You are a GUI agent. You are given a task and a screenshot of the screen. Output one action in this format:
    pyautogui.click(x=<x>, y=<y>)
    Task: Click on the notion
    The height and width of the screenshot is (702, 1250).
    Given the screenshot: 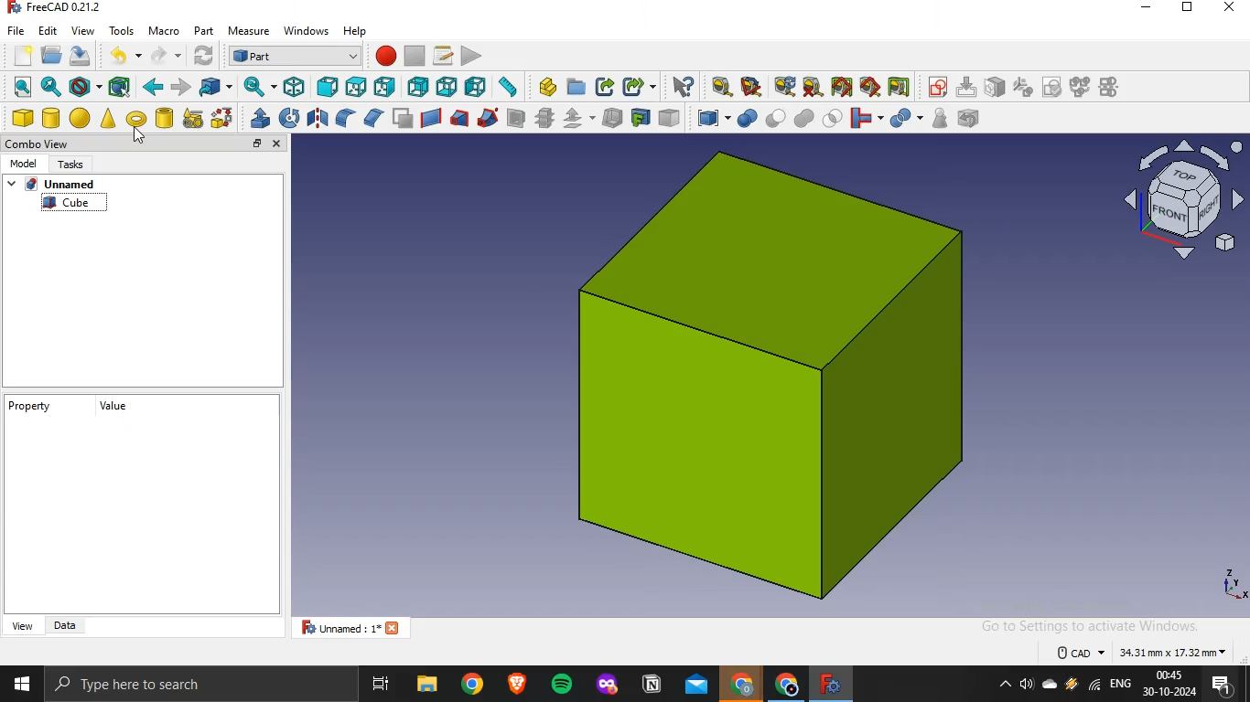 What is the action you would take?
    pyautogui.click(x=652, y=684)
    